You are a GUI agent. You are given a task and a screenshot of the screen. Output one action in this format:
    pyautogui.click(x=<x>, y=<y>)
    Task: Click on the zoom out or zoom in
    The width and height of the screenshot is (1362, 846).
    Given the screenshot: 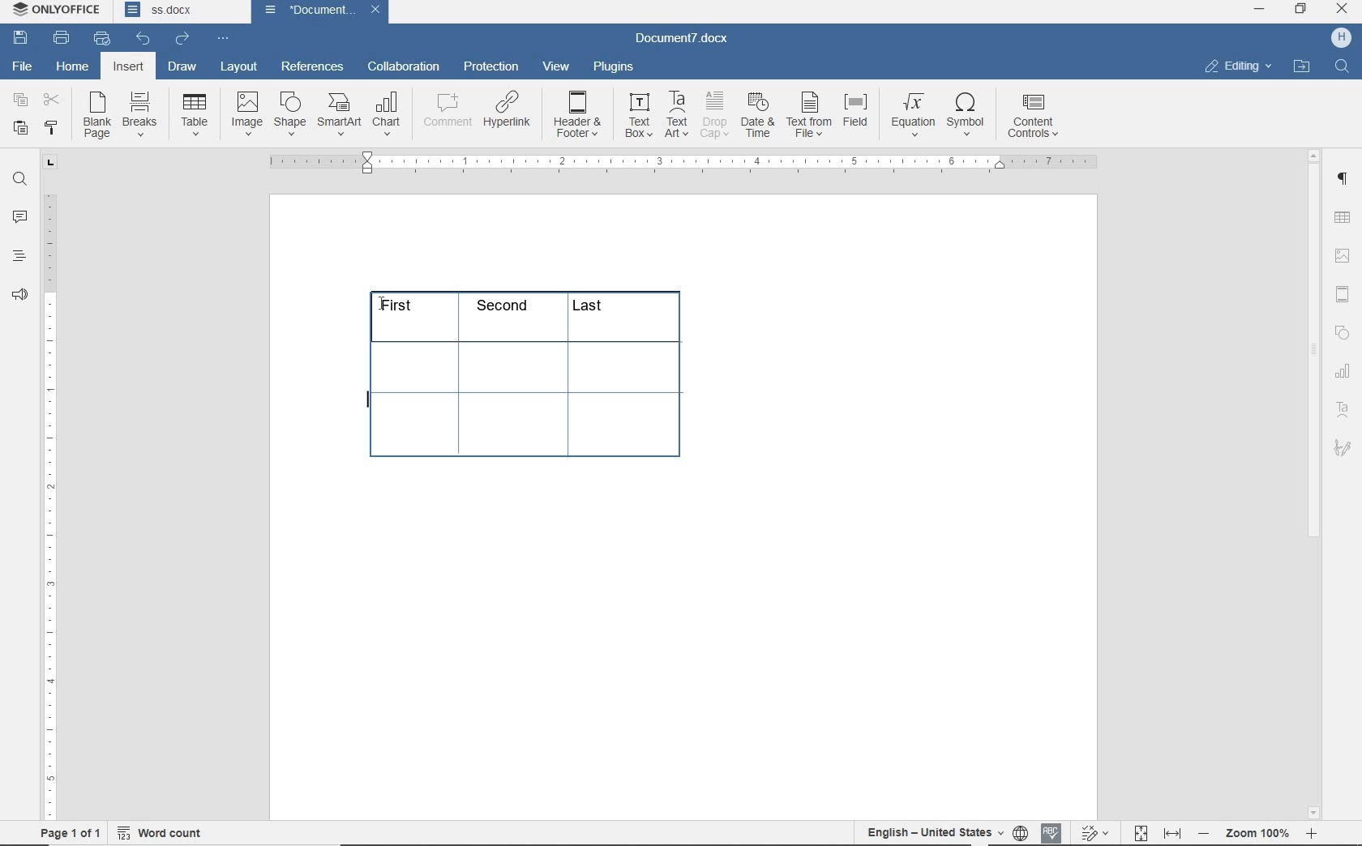 What is the action you would take?
    pyautogui.click(x=1261, y=831)
    